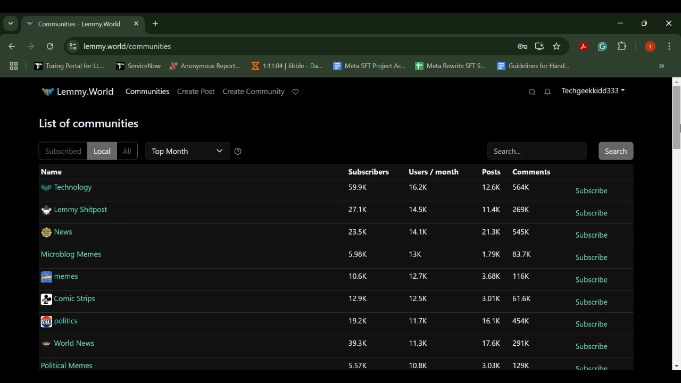 The height and width of the screenshot is (383, 681). I want to click on 291, so click(522, 344).